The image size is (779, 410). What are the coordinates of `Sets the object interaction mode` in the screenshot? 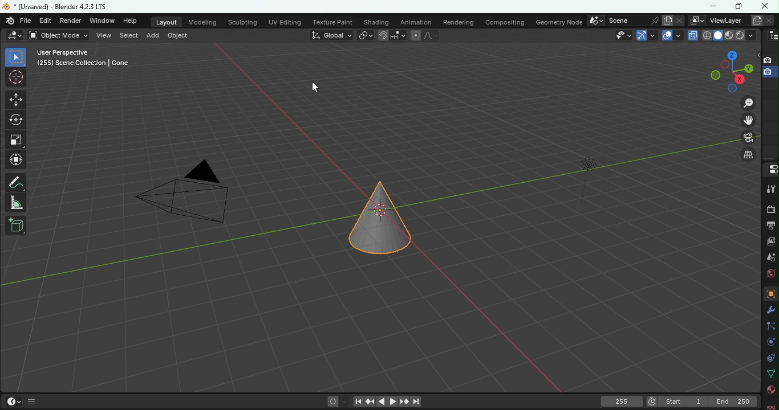 It's located at (57, 35).